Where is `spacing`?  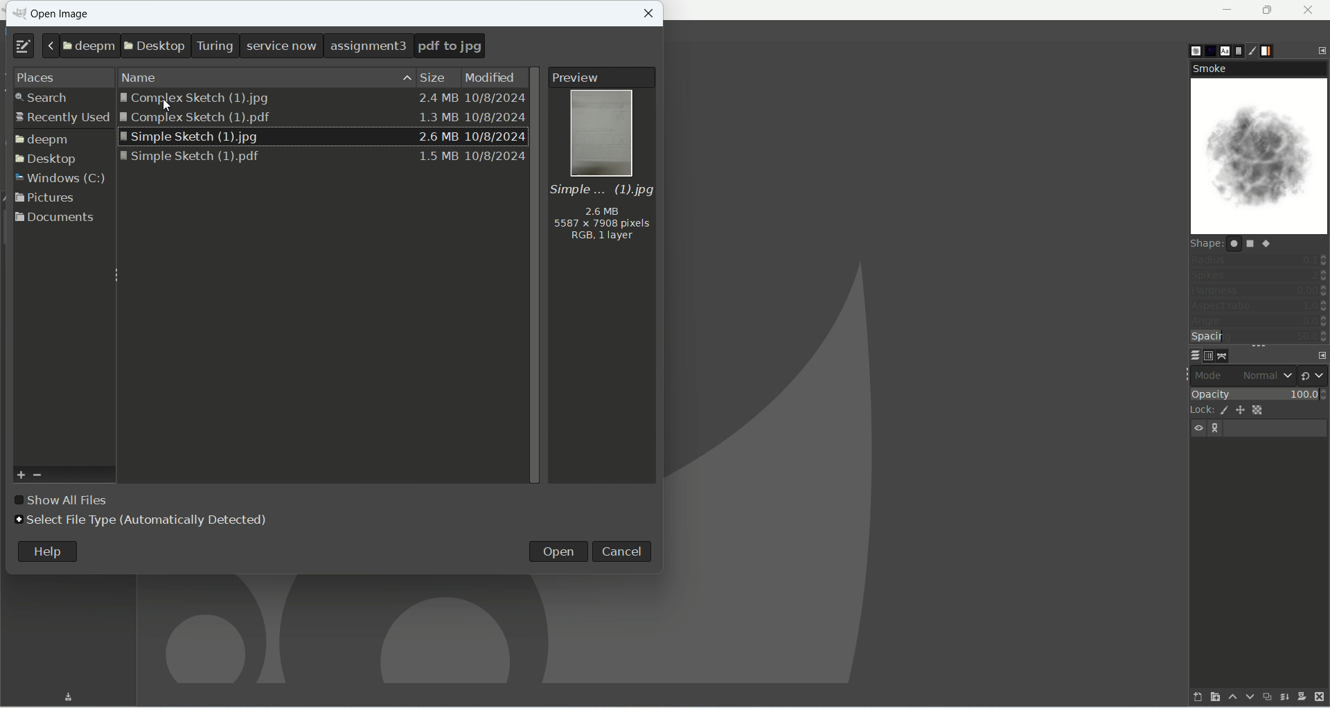 spacing is located at coordinates (1259, 336).